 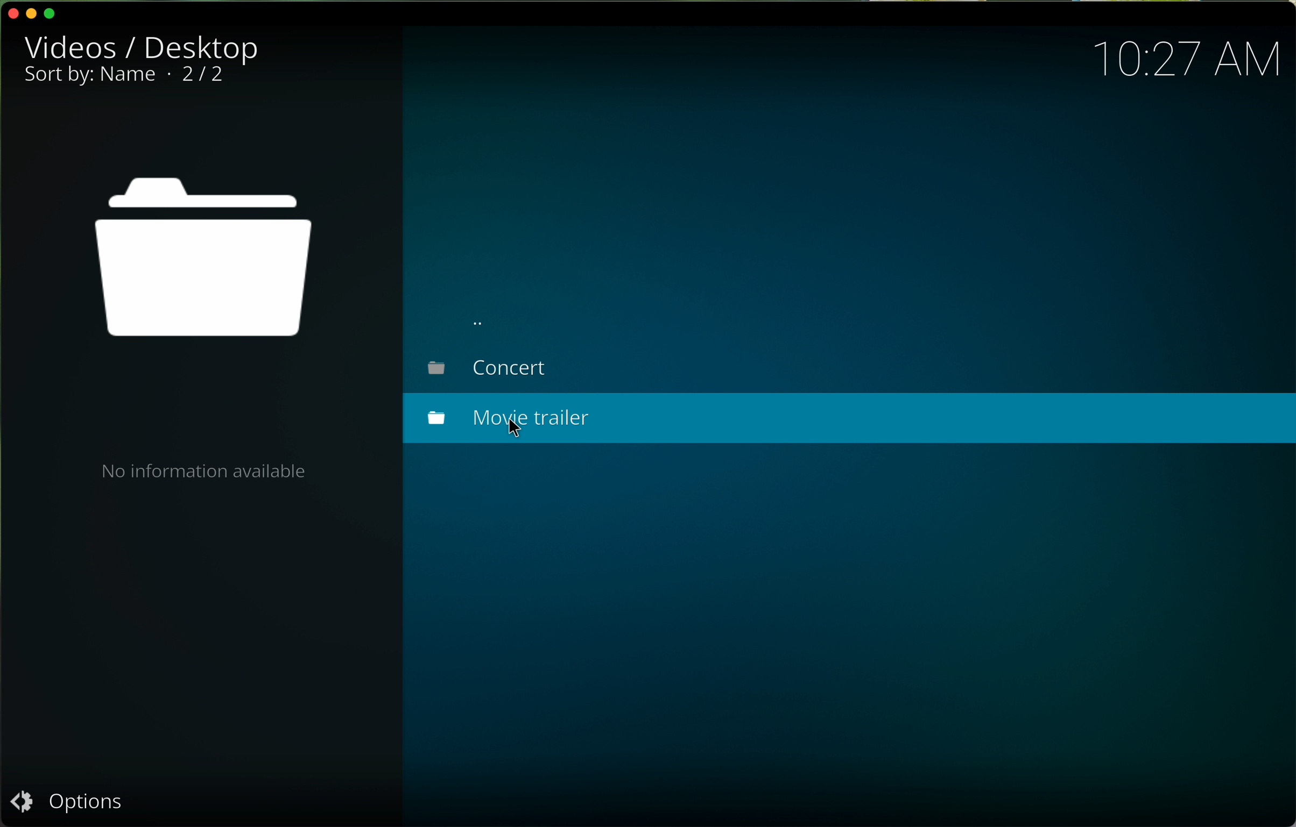 I want to click on 2/2, so click(x=205, y=74).